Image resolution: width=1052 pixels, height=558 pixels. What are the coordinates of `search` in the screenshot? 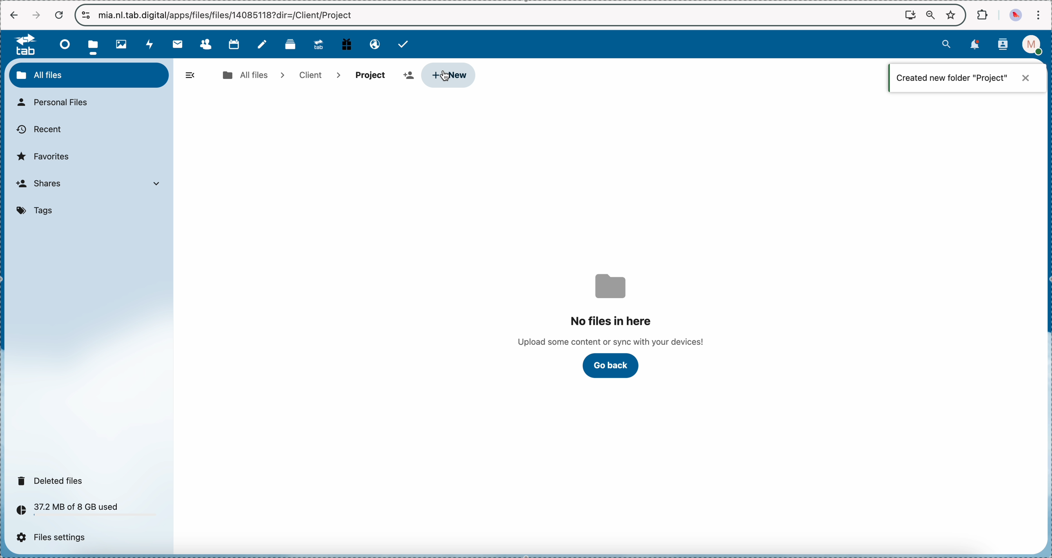 It's located at (946, 43).